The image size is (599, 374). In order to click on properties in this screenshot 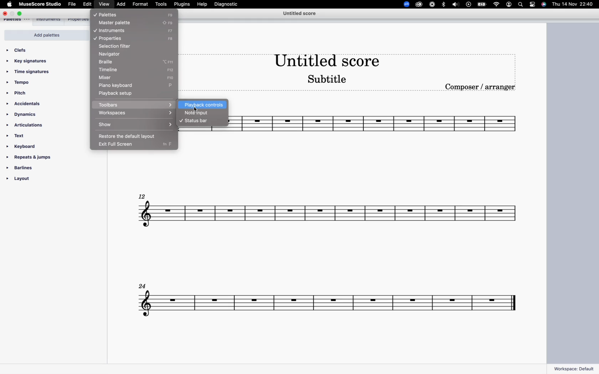, I will do `click(122, 38)`.